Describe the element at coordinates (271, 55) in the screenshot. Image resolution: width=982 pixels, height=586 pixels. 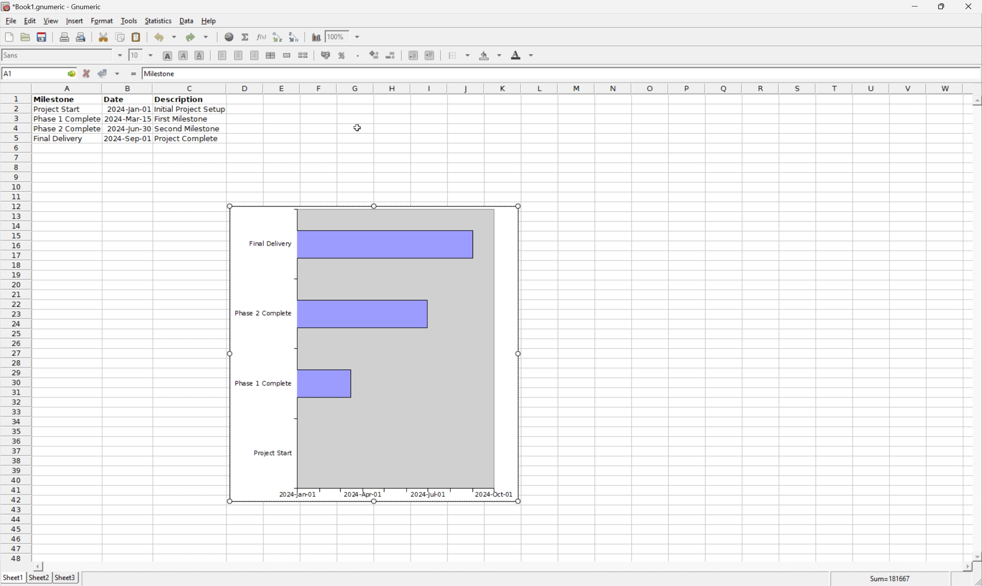
I see `center horizontally across selection` at that location.